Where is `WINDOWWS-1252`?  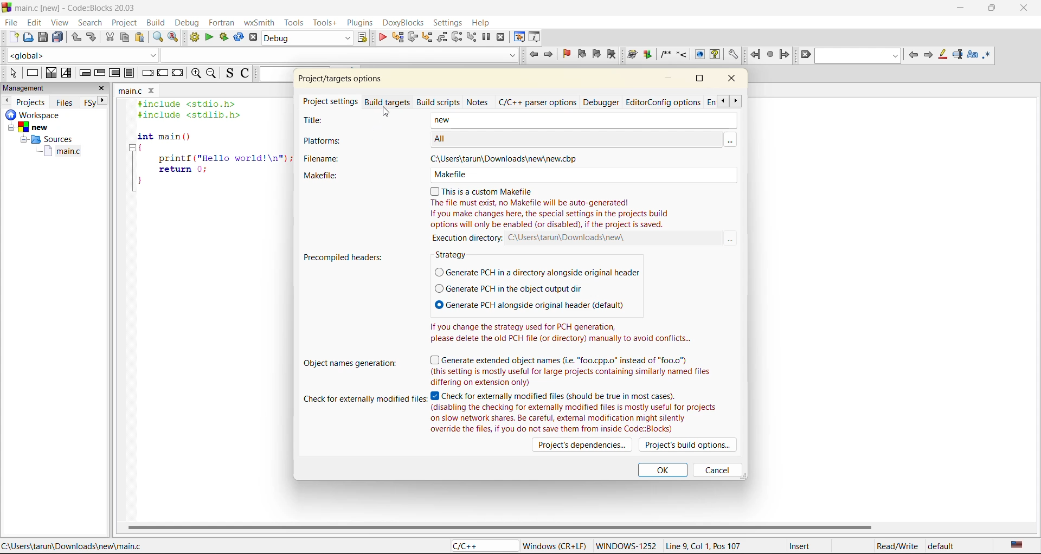 WINDOWWS-1252 is located at coordinates (628, 545).